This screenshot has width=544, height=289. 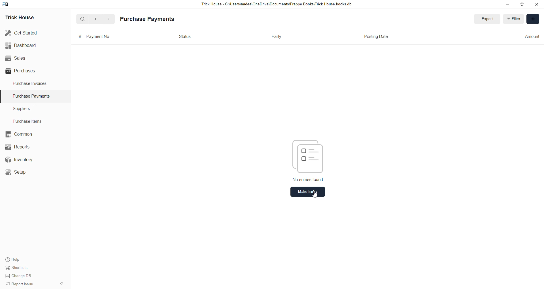 I want to click on No entries found, so click(x=307, y=180).